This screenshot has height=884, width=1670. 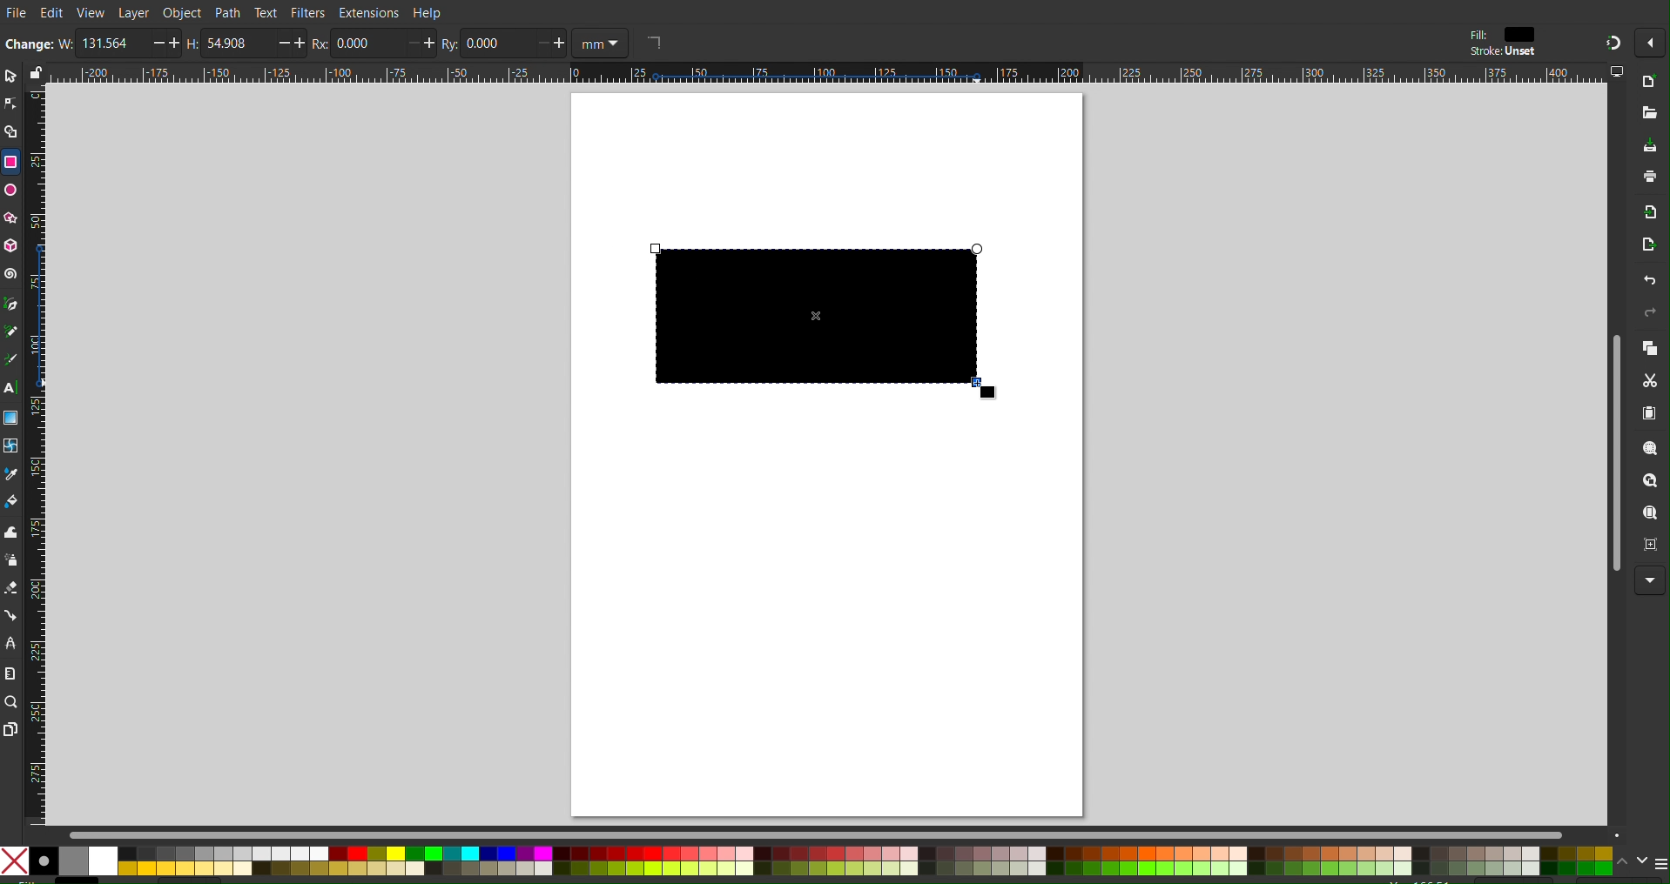 What do you see at coordinates (1640, 249) in the screenshot?
I see `Open Export` at bounding box center [1640, 249].